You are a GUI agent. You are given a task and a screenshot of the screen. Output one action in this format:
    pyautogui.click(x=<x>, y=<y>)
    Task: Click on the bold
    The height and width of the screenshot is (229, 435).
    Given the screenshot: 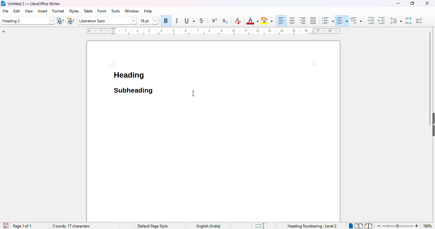 What is the action you would take?
    pyautogui.click(x=166, y=21)
    